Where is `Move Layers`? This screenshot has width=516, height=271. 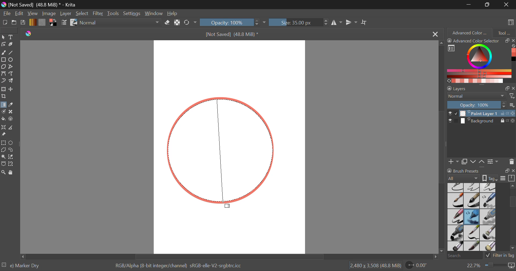
Move Layers is located at coordinates (478, 161).